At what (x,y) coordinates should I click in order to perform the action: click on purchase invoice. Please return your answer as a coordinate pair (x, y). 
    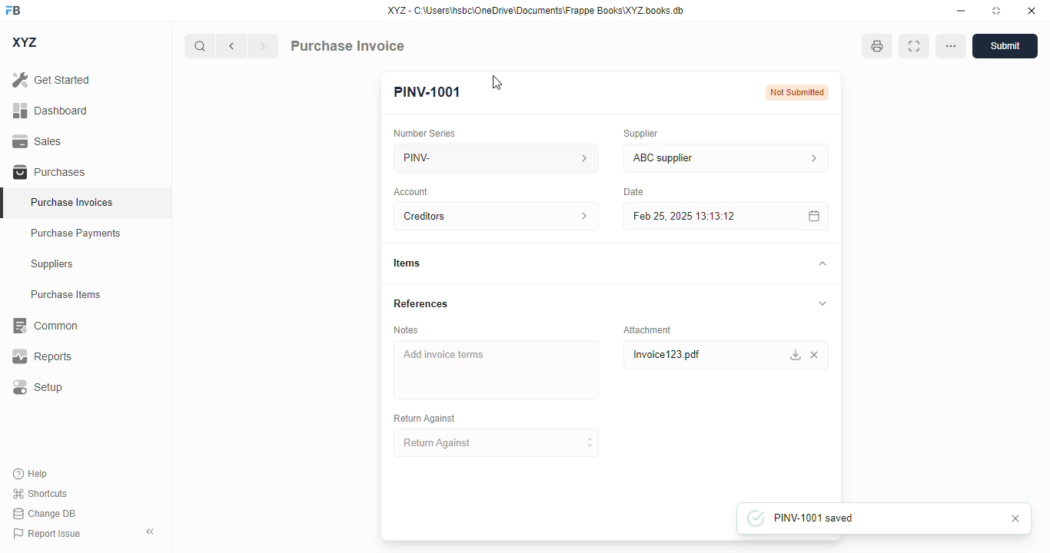
    Looking at the image, I should click on (347, 45).